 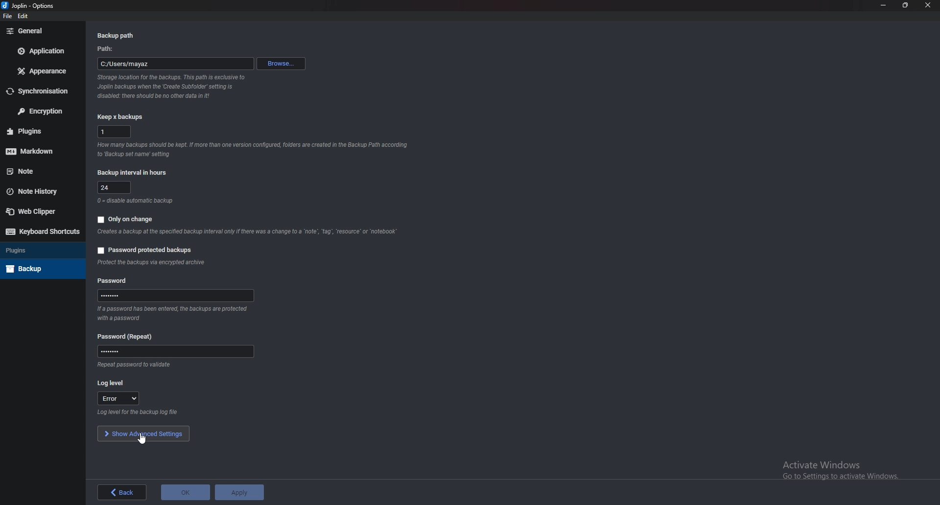 I want to click on Resize, so click(x=906, y=5).